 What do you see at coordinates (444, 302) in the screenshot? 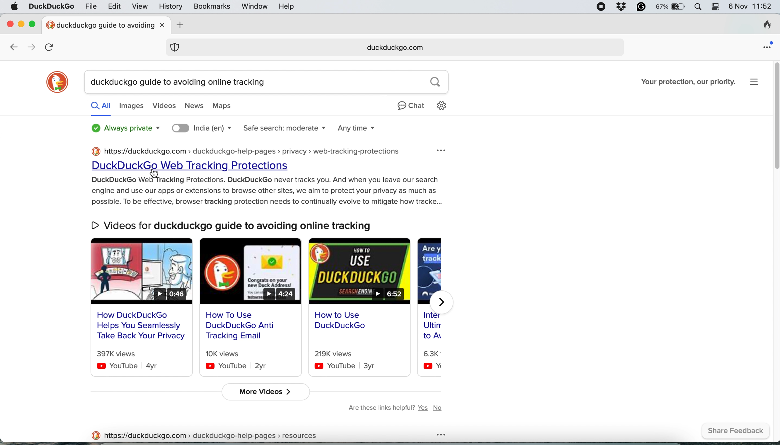
I see `forward` at bounding box center [444, 302].